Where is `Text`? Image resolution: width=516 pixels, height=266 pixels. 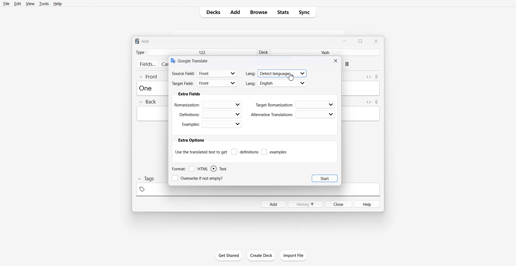
Text is located at coordinates (142, 41).